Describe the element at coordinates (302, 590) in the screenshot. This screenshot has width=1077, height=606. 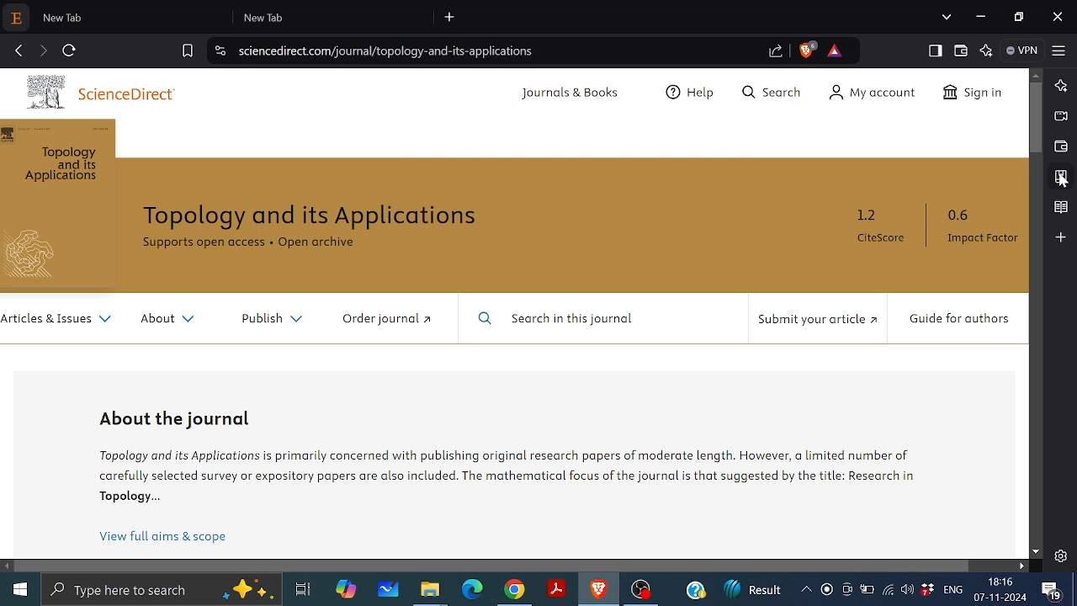
I see `Task view` at that location.